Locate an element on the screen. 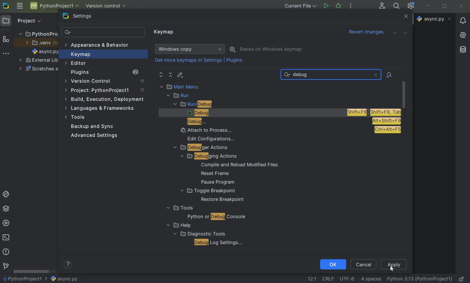 The width and height of the screenshot is (470, 283). version control is located at coordinates (108, 6).